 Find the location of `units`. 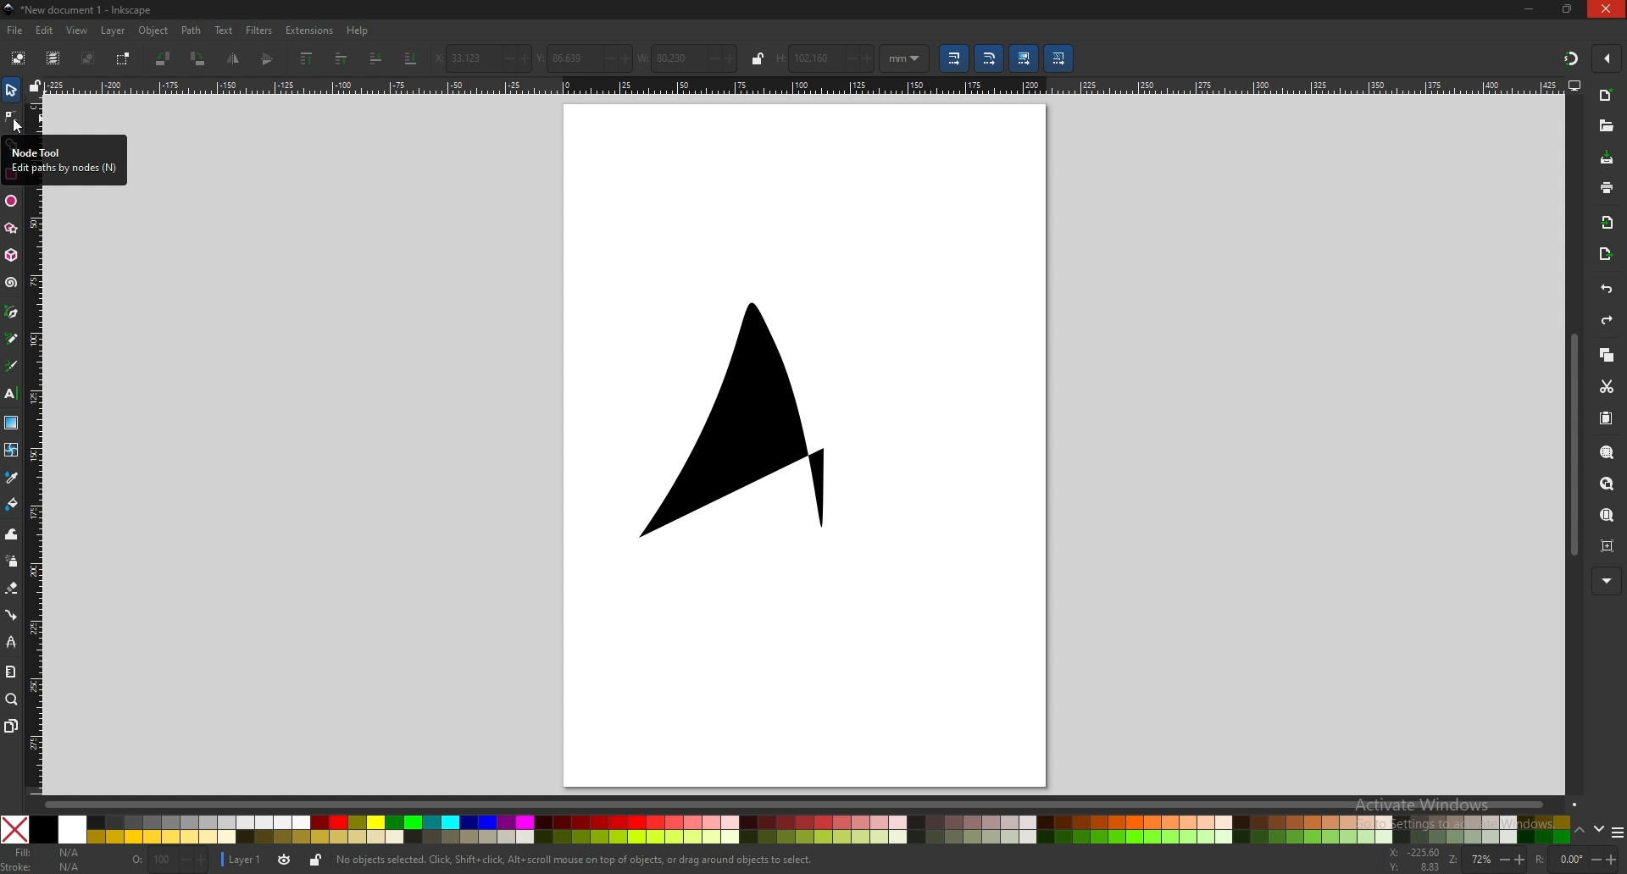

units is located at coordinates (906, 58).